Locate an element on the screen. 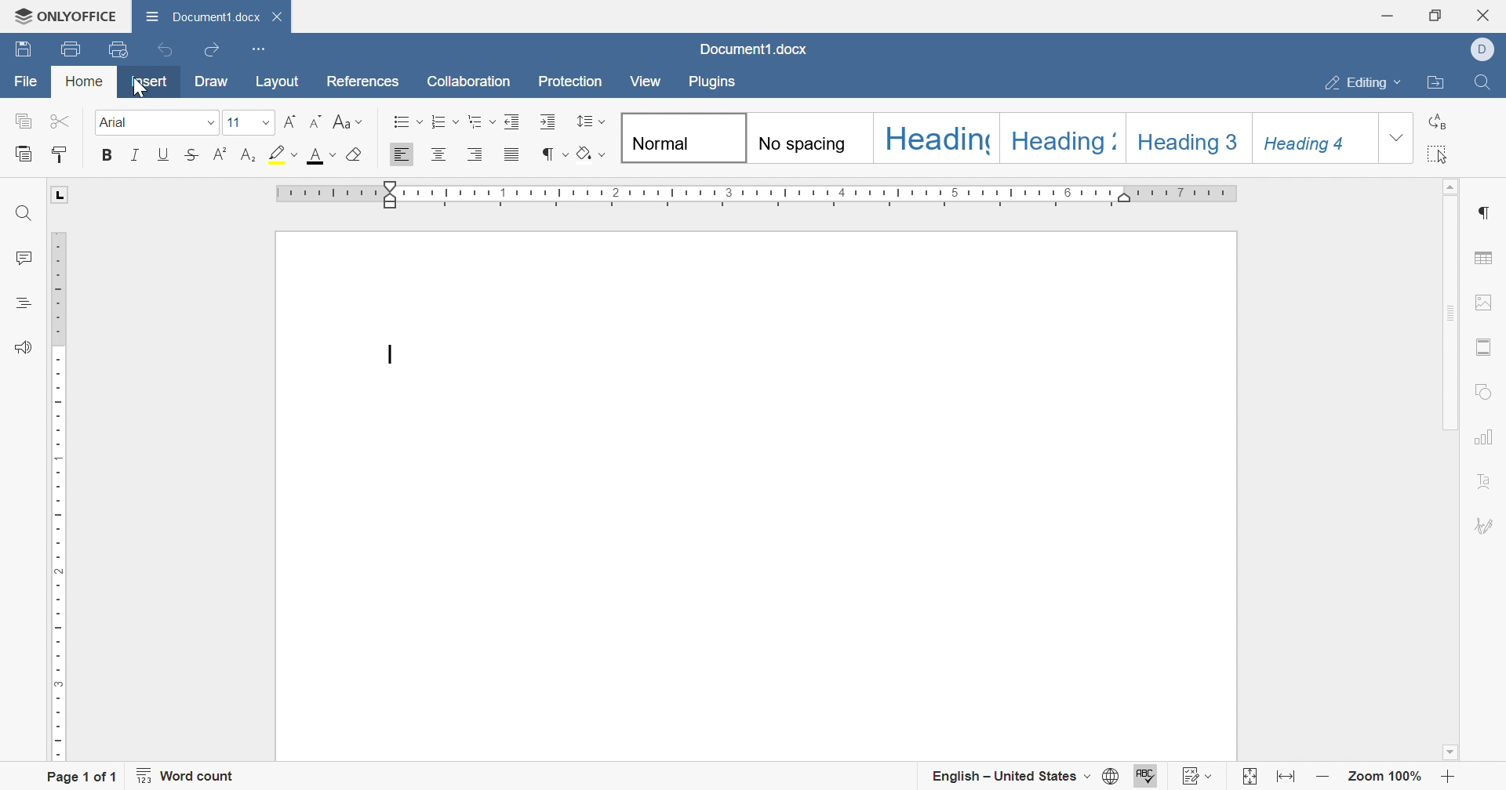 Image resolution: width=1506 pixels, height=790 pixels. Redo is located at coordinates (213, 52).